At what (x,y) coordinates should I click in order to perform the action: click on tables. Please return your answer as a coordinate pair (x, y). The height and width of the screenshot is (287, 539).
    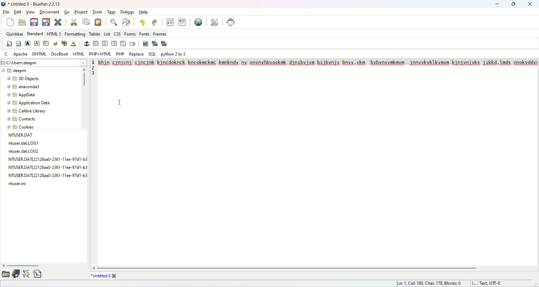
    Looking at the image, I should click on (94, 33).